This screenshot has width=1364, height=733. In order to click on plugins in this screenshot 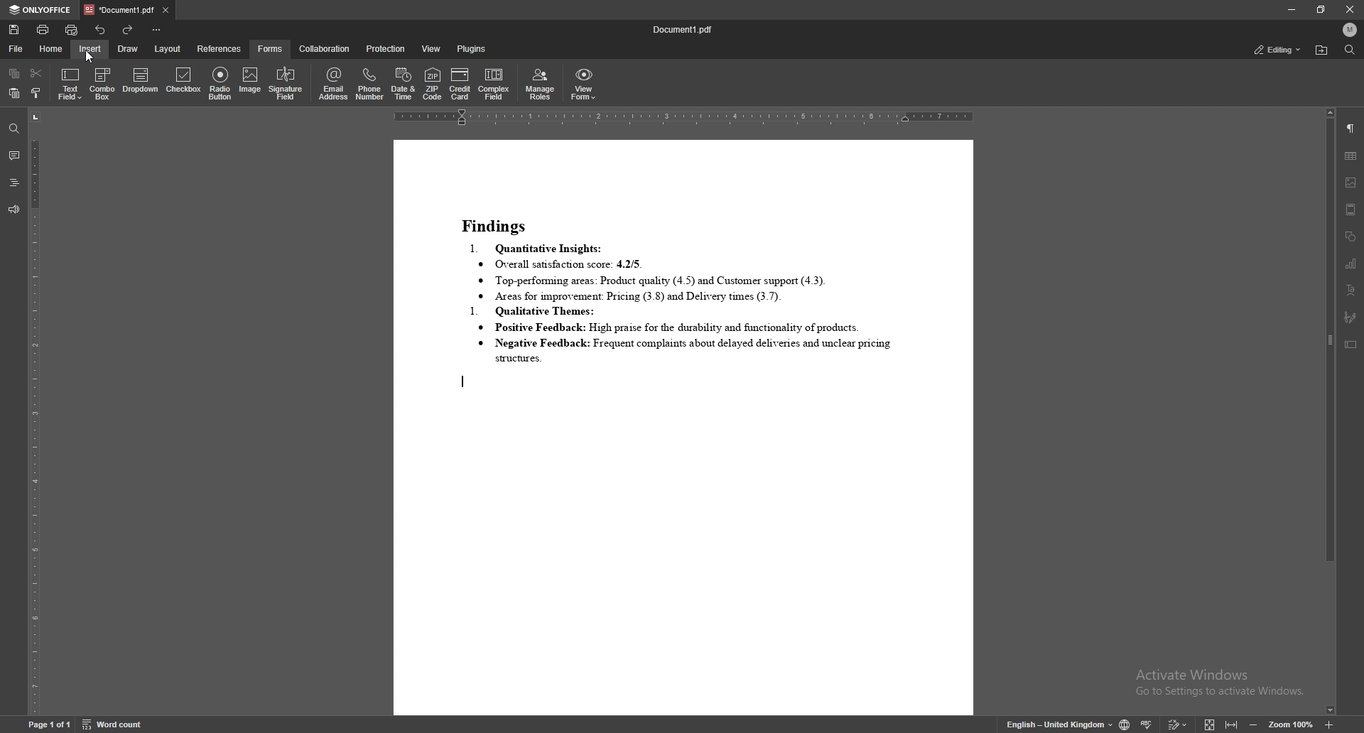, I will do `click(473, 48)`.